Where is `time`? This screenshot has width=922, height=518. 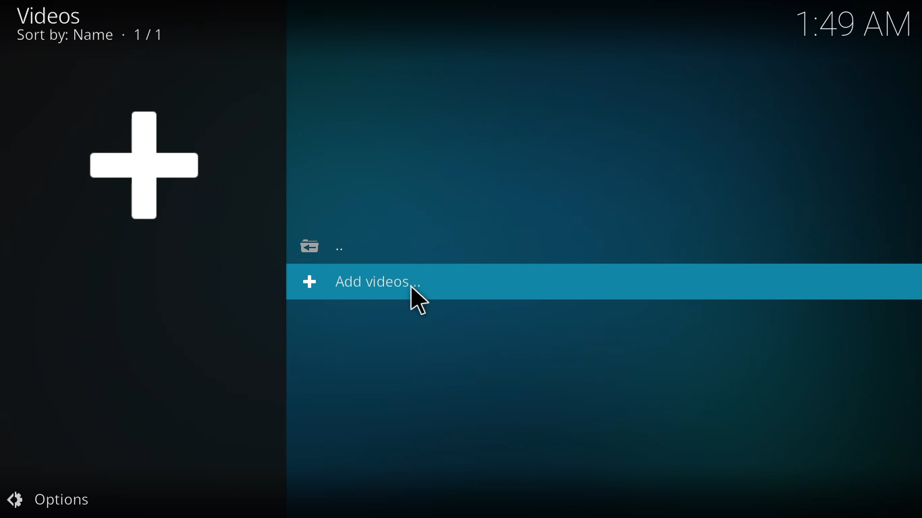 time is located at coordinates (854, 27).